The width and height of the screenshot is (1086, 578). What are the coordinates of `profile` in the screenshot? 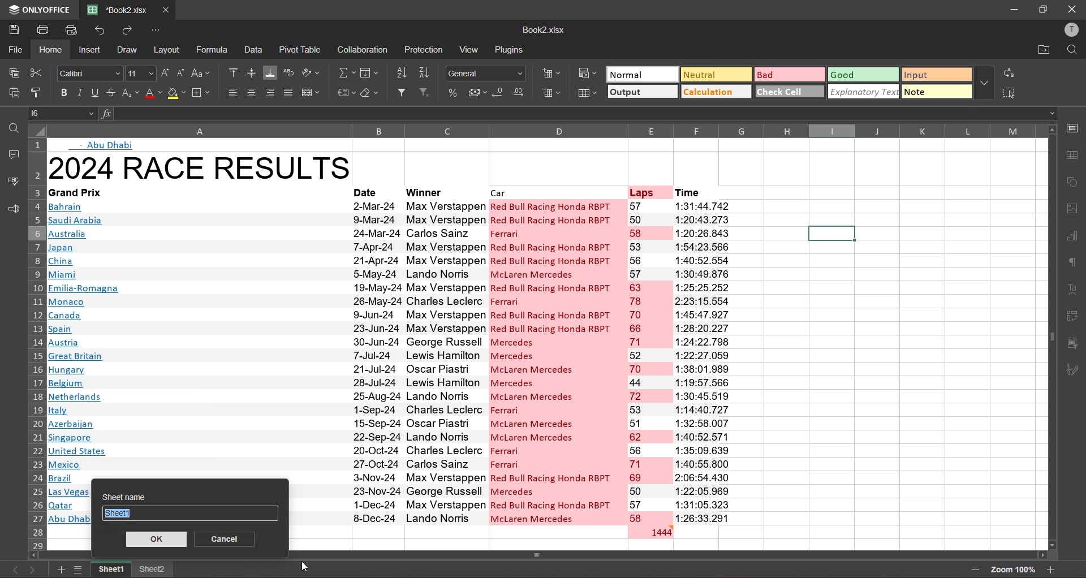 It's located at (1070, 32).